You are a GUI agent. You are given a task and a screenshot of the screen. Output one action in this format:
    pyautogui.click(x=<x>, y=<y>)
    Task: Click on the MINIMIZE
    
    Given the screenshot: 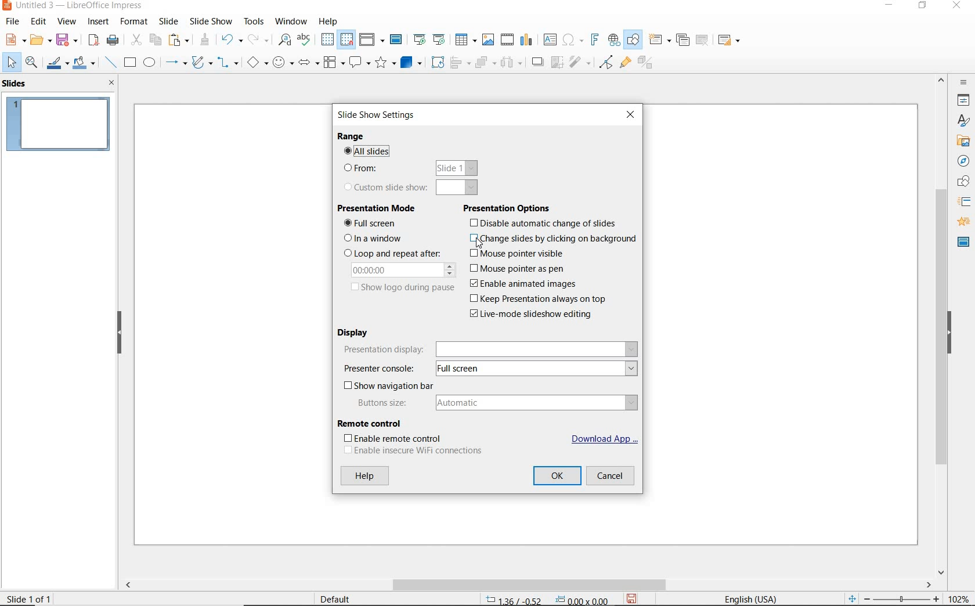 What is the action you would take?
    pyautogui.click(x=890, y=6)
    